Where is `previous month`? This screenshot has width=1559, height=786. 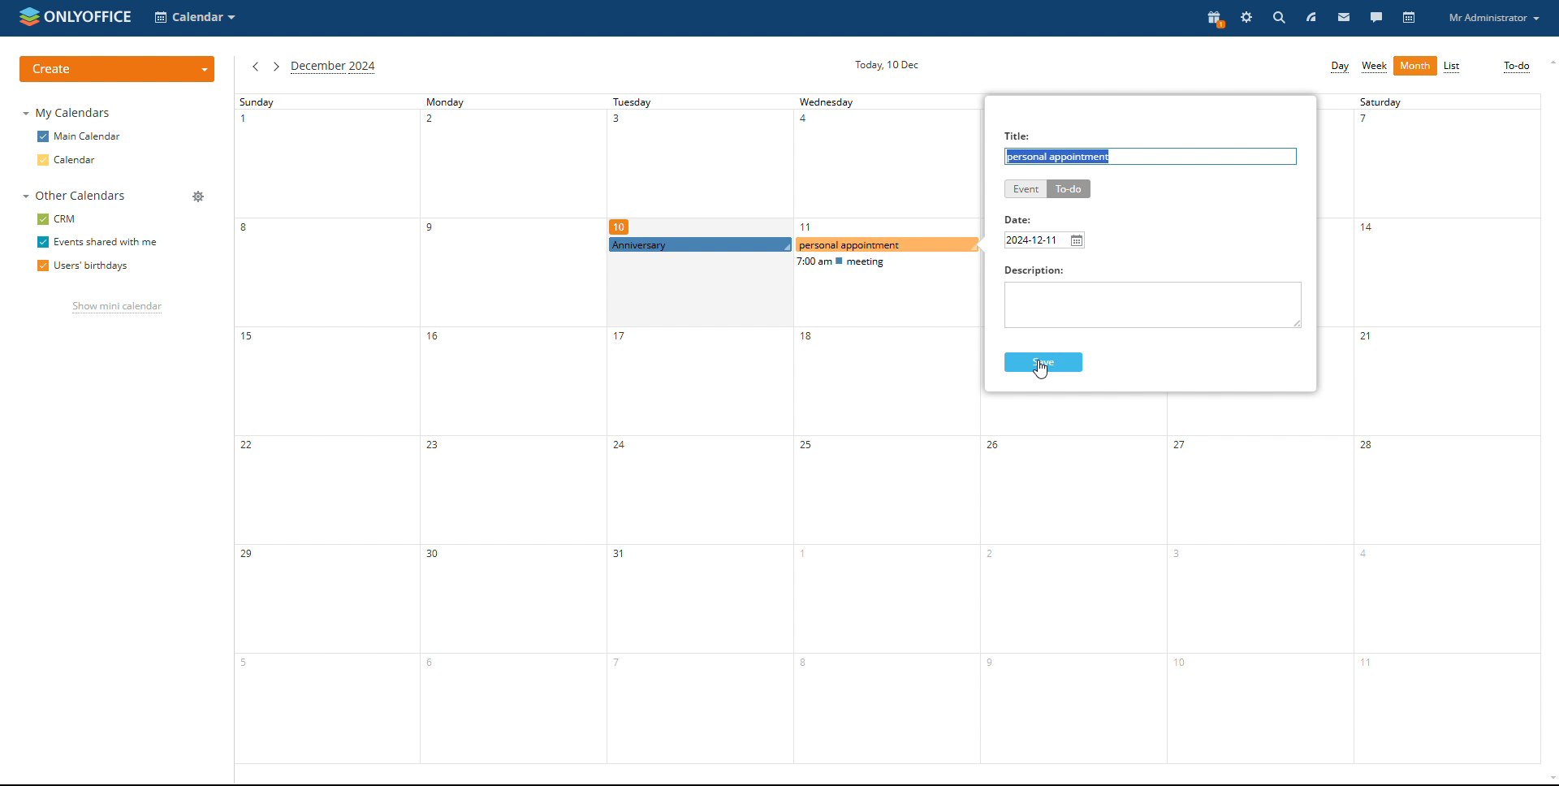
previous month is located at coordinates (255, 67).